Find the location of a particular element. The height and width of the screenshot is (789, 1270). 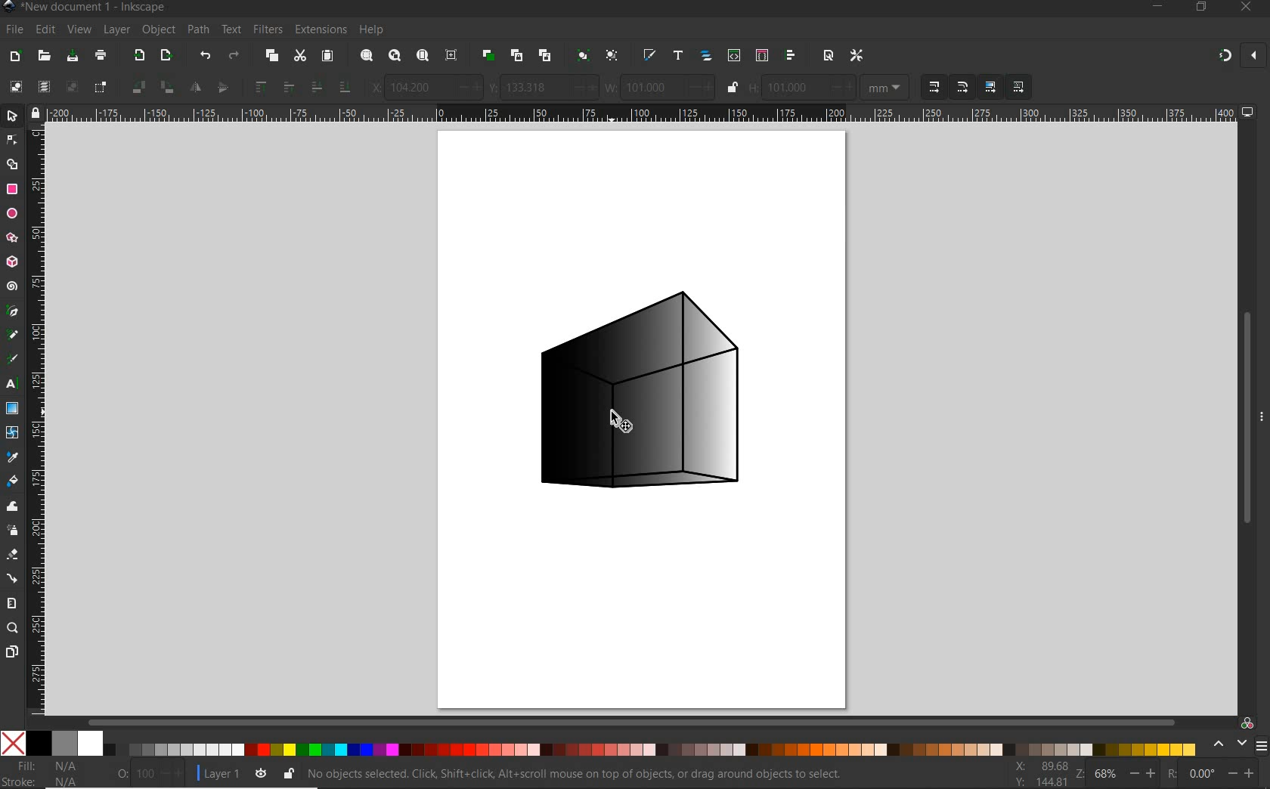

RECTANGLE TOOL is located at coordinates (13, 191).